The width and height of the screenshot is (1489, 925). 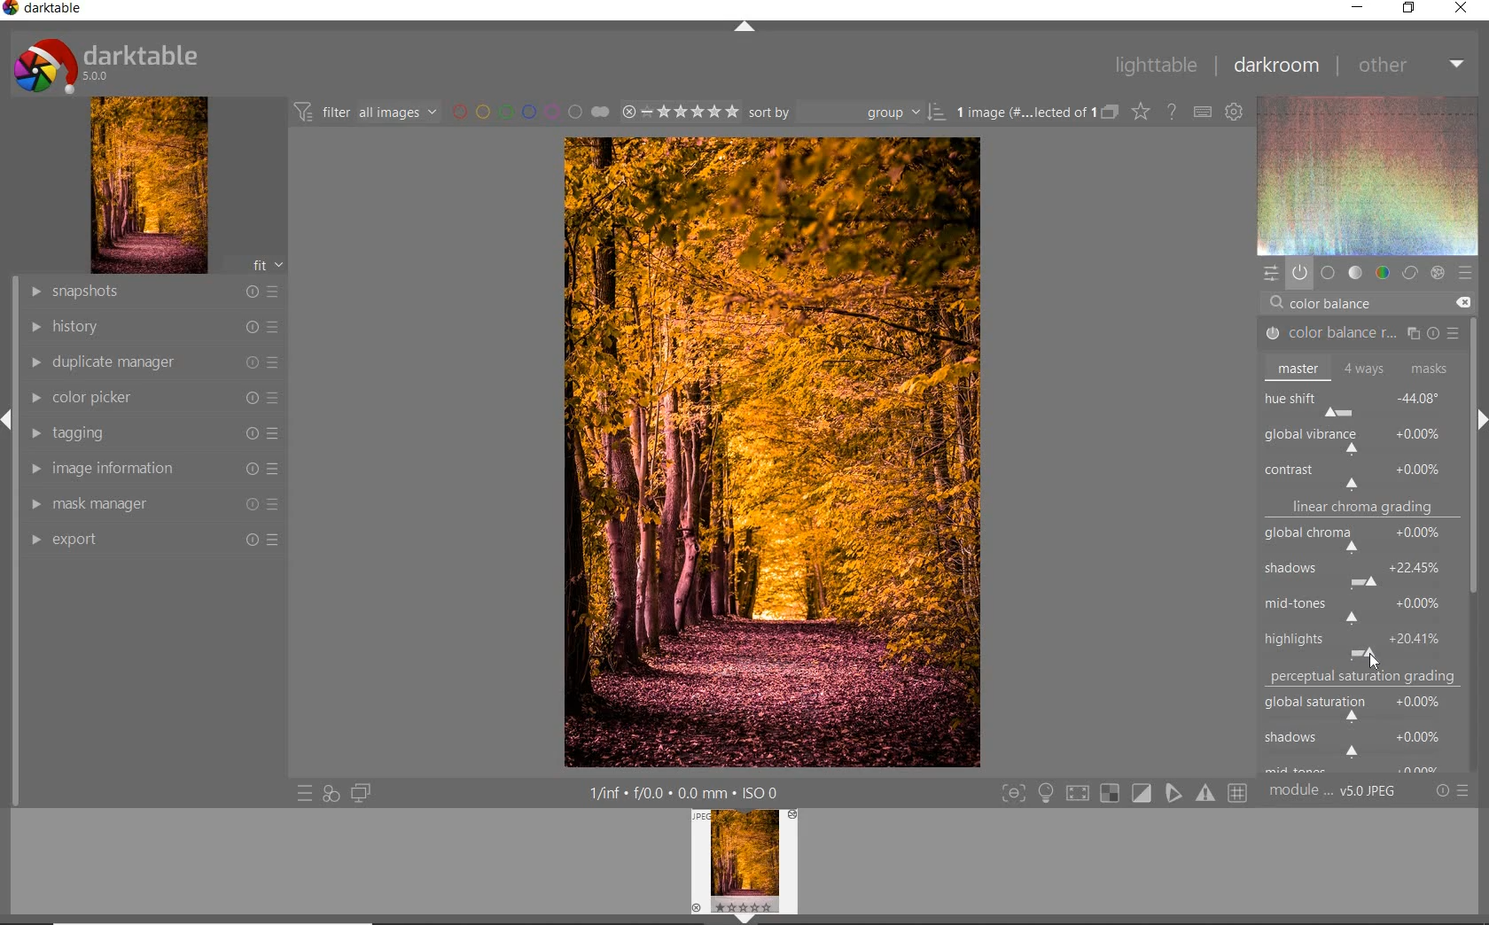 What do you see at coordinates (304, 791) in the screenshot?
I see `quick access to preset` at bounding box center [304, 791].